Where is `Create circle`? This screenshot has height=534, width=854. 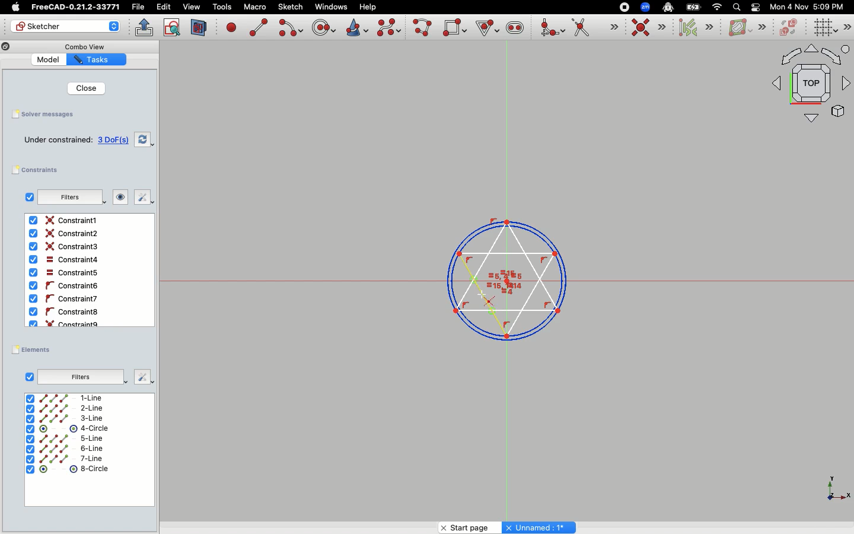 Create circle is located at coordinates (324, 26).